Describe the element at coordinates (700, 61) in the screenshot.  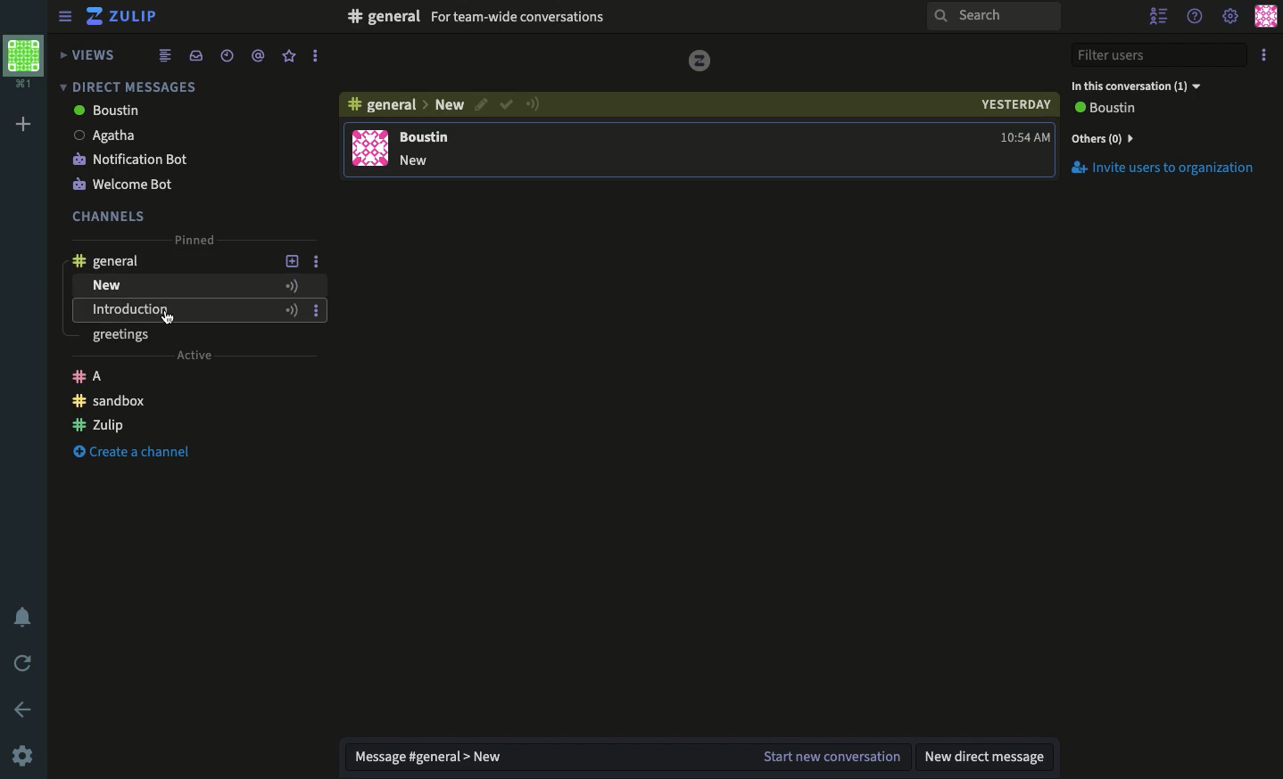
I see `zulip logo` at that location.